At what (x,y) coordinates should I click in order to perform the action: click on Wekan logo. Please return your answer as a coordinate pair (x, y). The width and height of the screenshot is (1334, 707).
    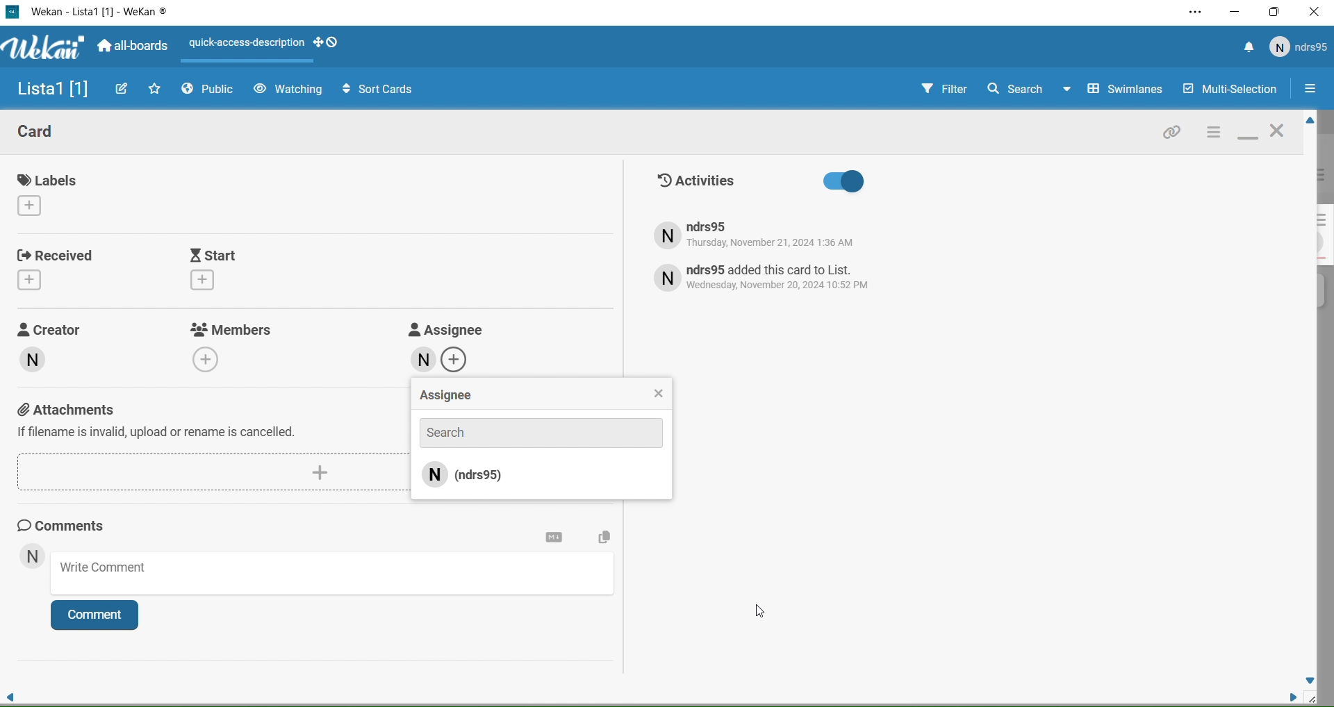
    Looking at the image, I should click on (41, 49).